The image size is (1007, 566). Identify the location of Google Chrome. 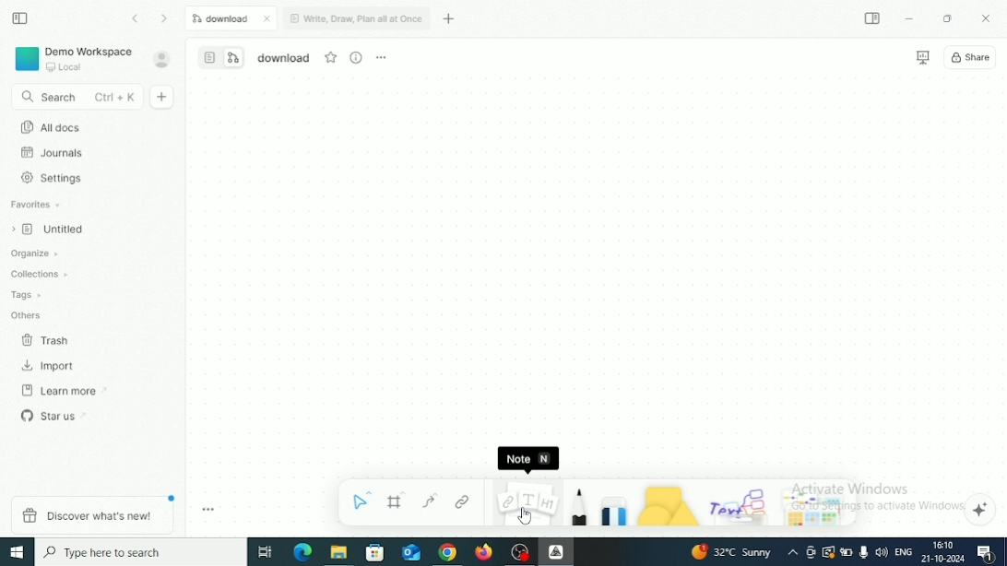
(447, 552).